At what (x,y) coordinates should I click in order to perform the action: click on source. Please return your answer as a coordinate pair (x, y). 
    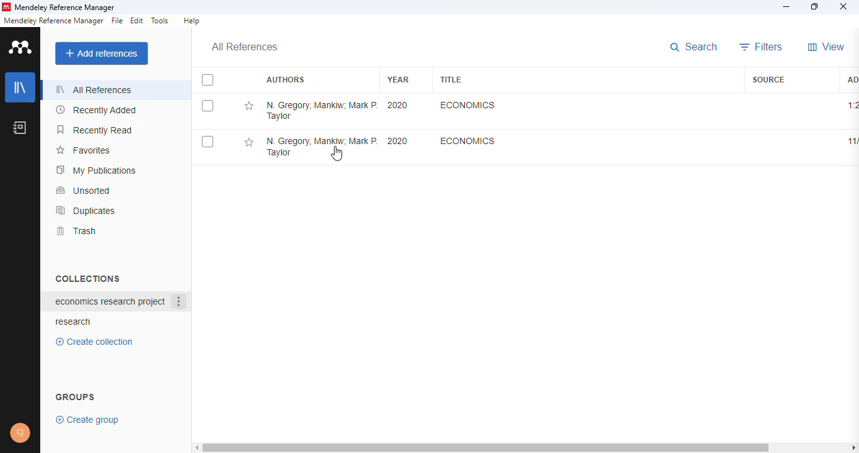
    Looking at the image, I should click on (768, 79).